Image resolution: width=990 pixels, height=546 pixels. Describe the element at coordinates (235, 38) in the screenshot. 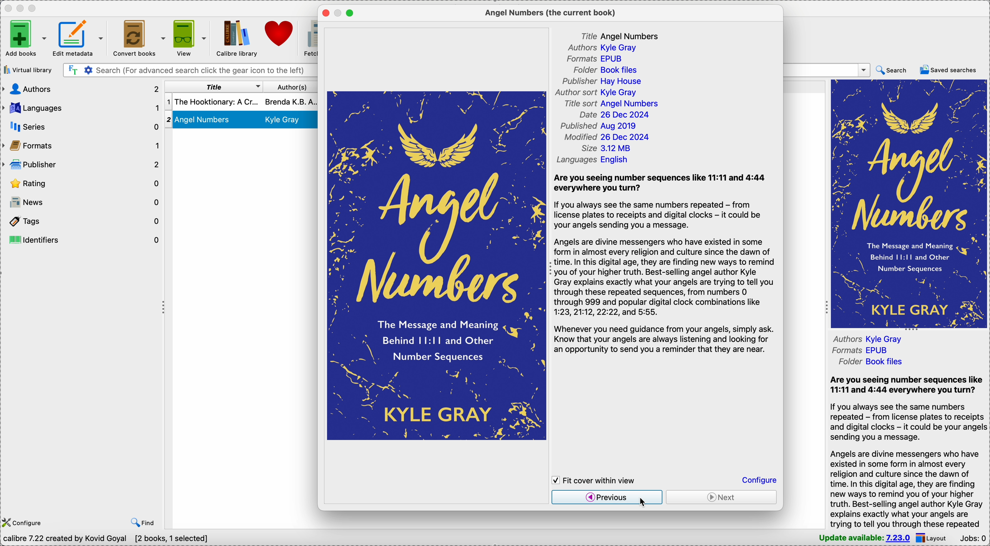

I see `Calibre library` at that location.